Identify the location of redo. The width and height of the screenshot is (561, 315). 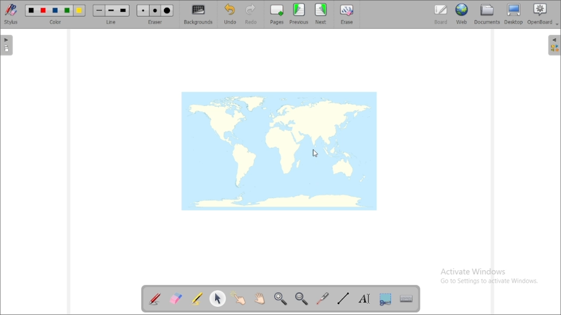
(252, 14).